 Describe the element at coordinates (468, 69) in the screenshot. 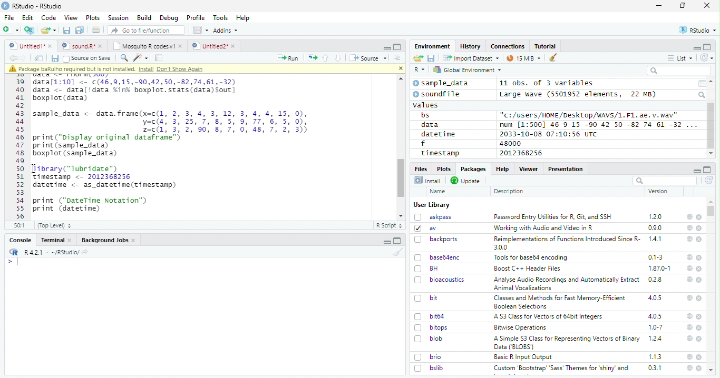

I see `Global Environment` at that location.